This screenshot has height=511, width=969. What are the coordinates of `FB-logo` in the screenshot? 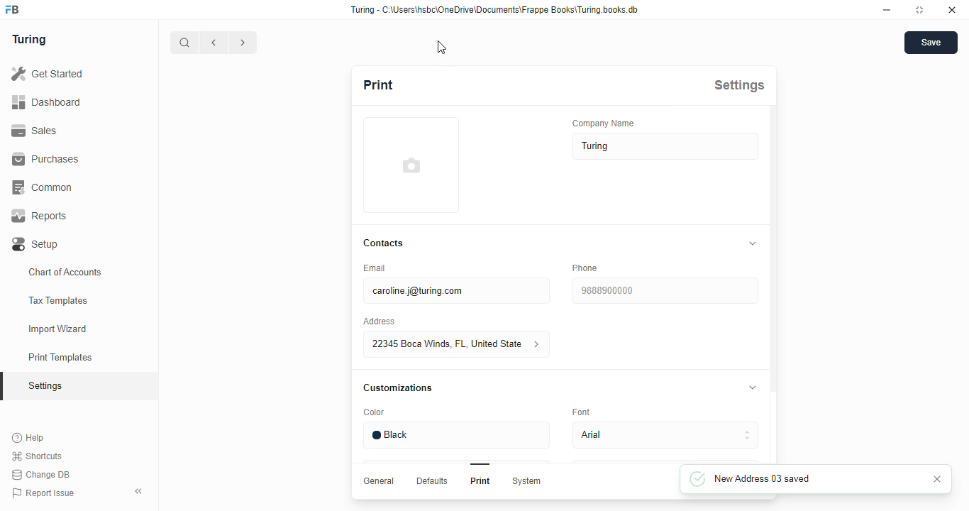 It's located at (12, 9).